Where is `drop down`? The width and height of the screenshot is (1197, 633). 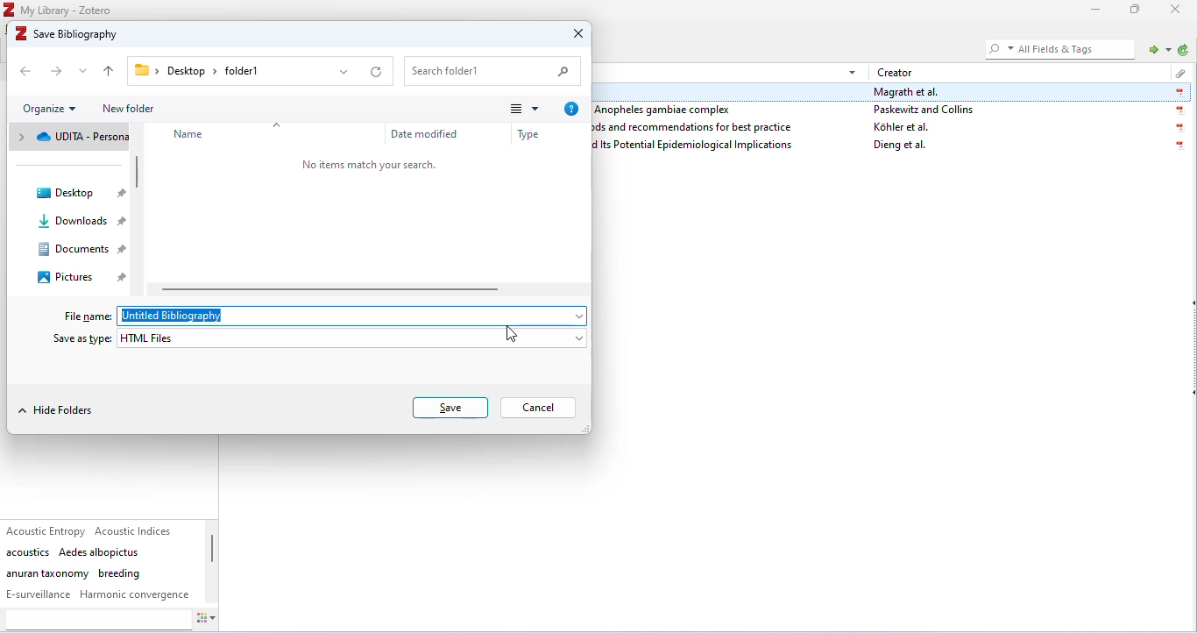
drop down is located at coordinates (852, 71).